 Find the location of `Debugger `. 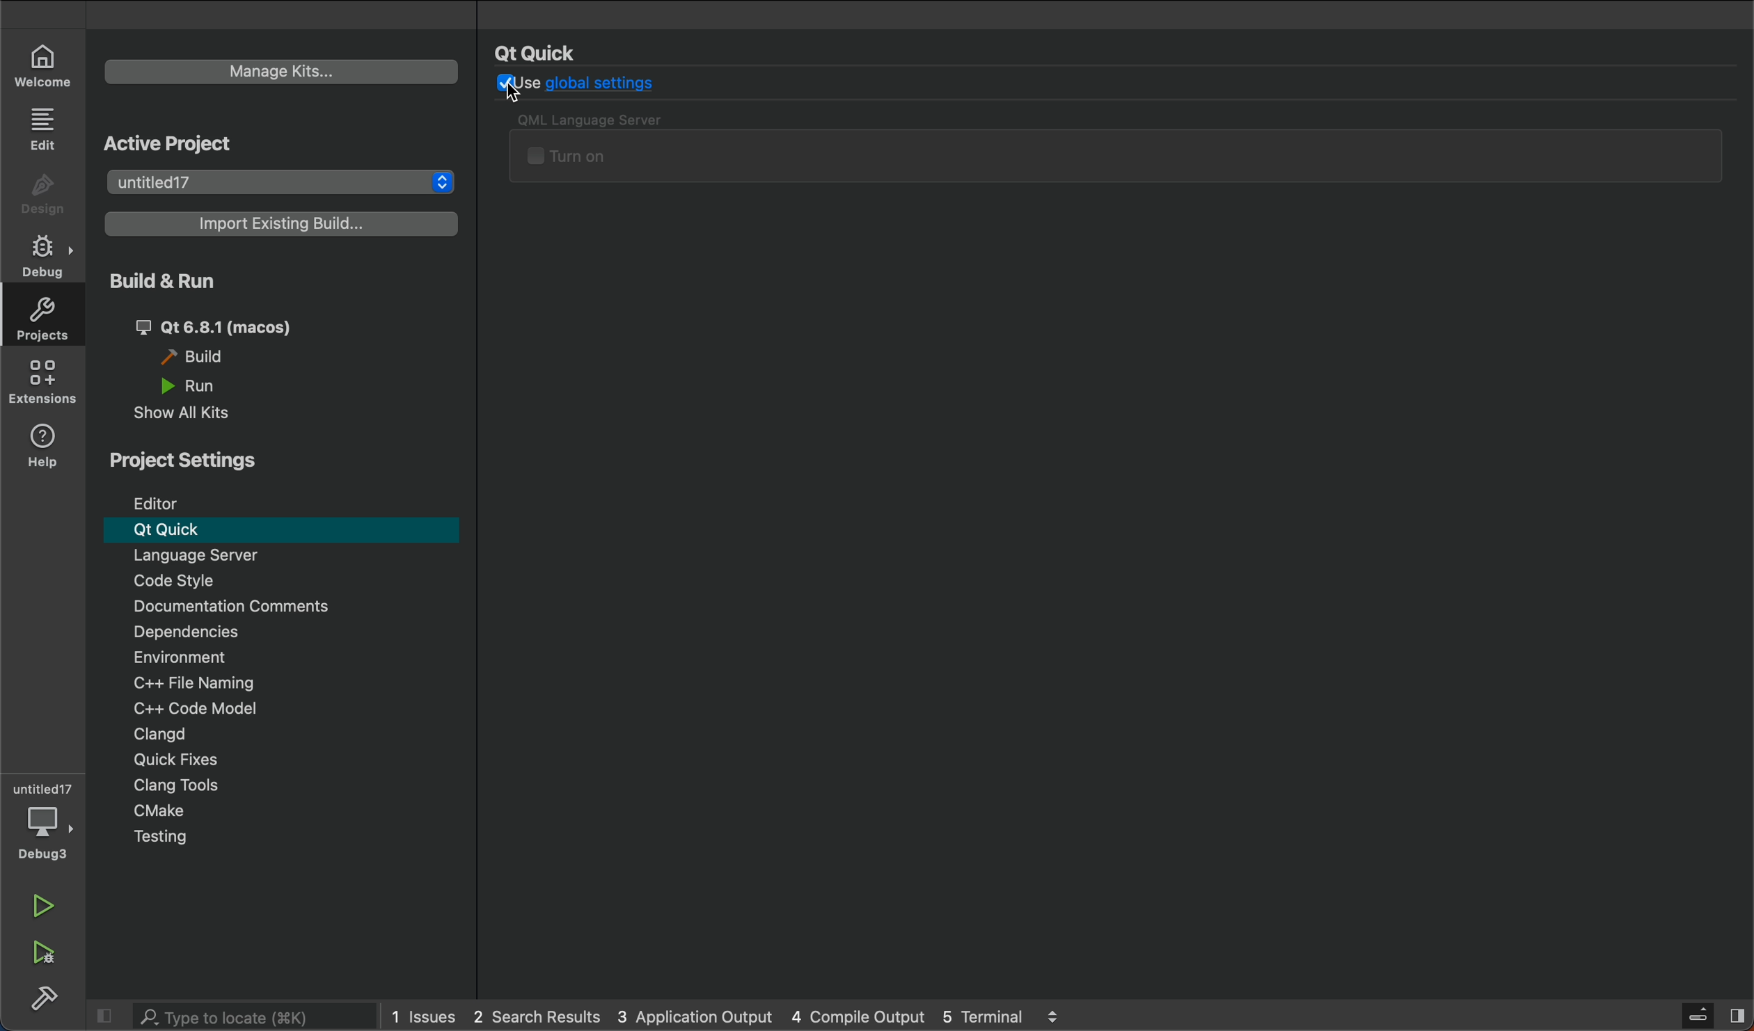

Debugger  is located at coordinates (41, 818).